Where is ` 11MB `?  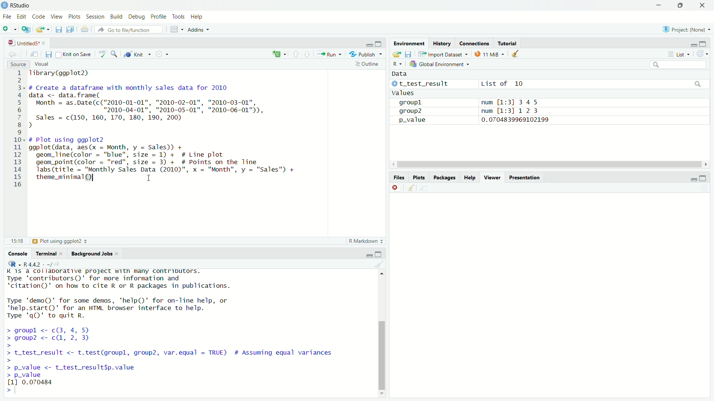
 11MB  is located at coordinates (489, 54).